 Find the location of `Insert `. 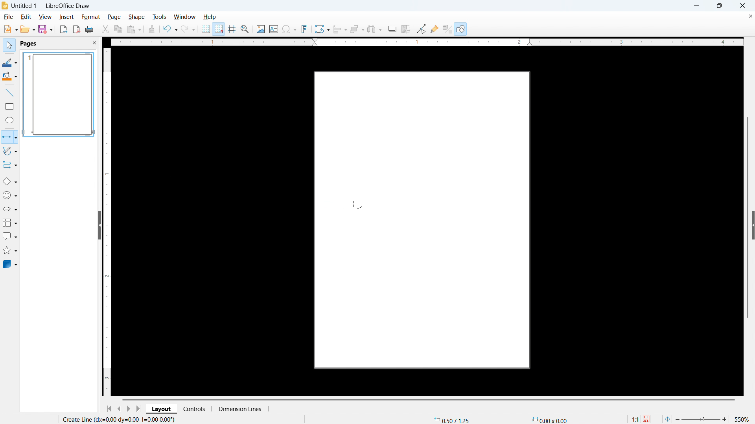

Insert  is located at coordinates (66, 16).